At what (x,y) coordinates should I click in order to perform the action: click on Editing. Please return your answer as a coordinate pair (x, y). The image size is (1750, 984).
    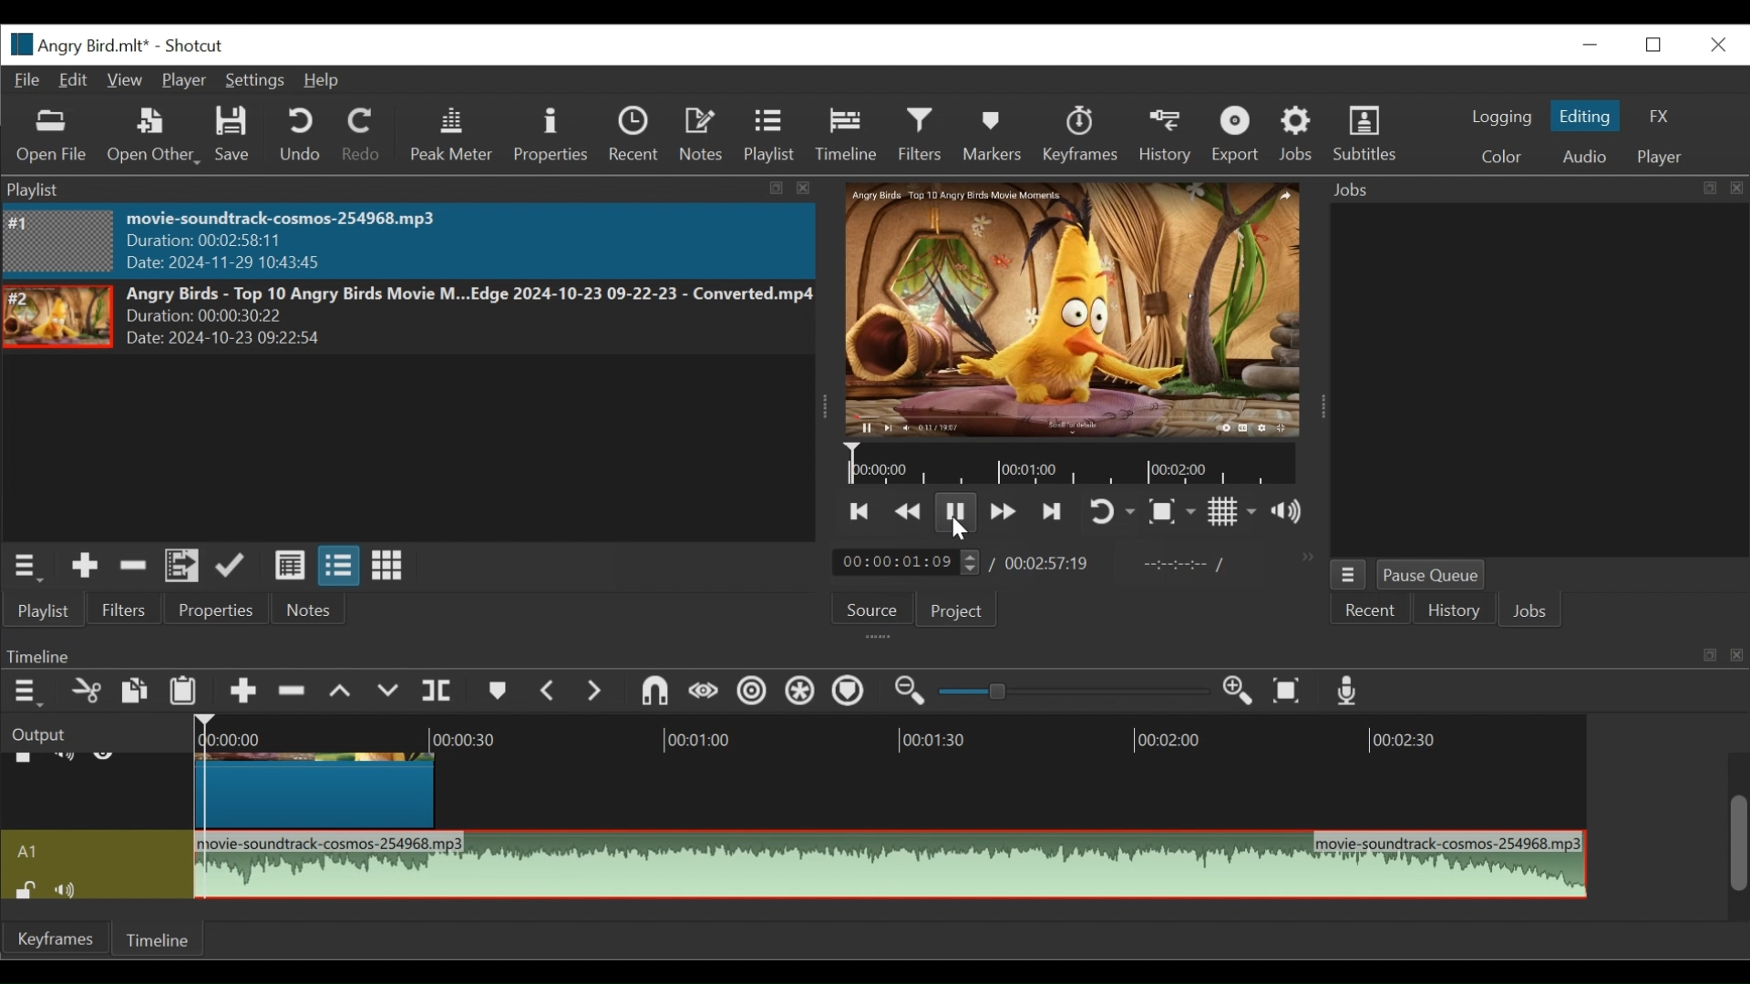
    Looking at the image, I should click on (1585, 117).